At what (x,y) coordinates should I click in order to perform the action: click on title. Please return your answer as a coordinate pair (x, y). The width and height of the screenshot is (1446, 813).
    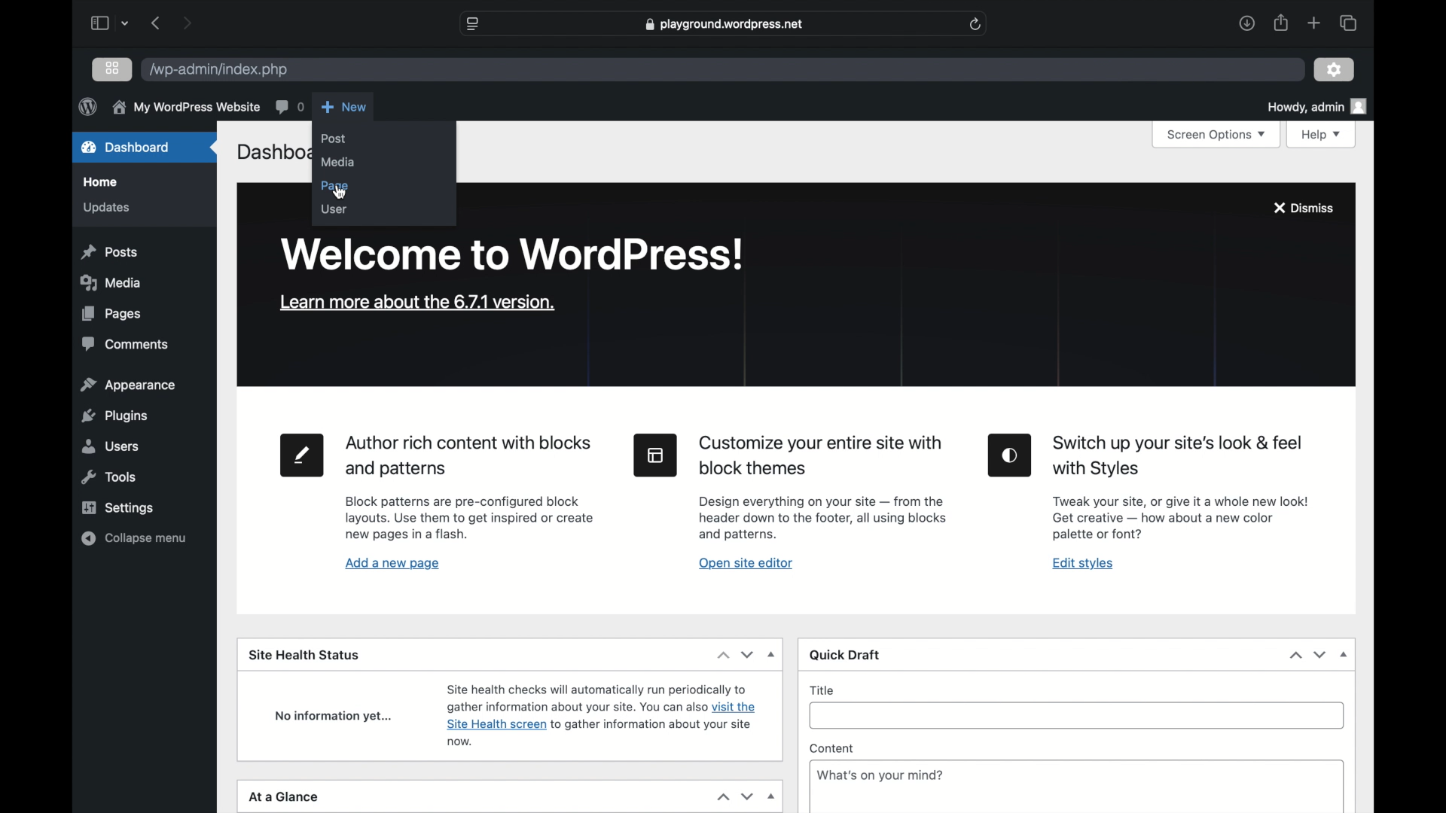
    Looking at the image, I should click on (823, 690).